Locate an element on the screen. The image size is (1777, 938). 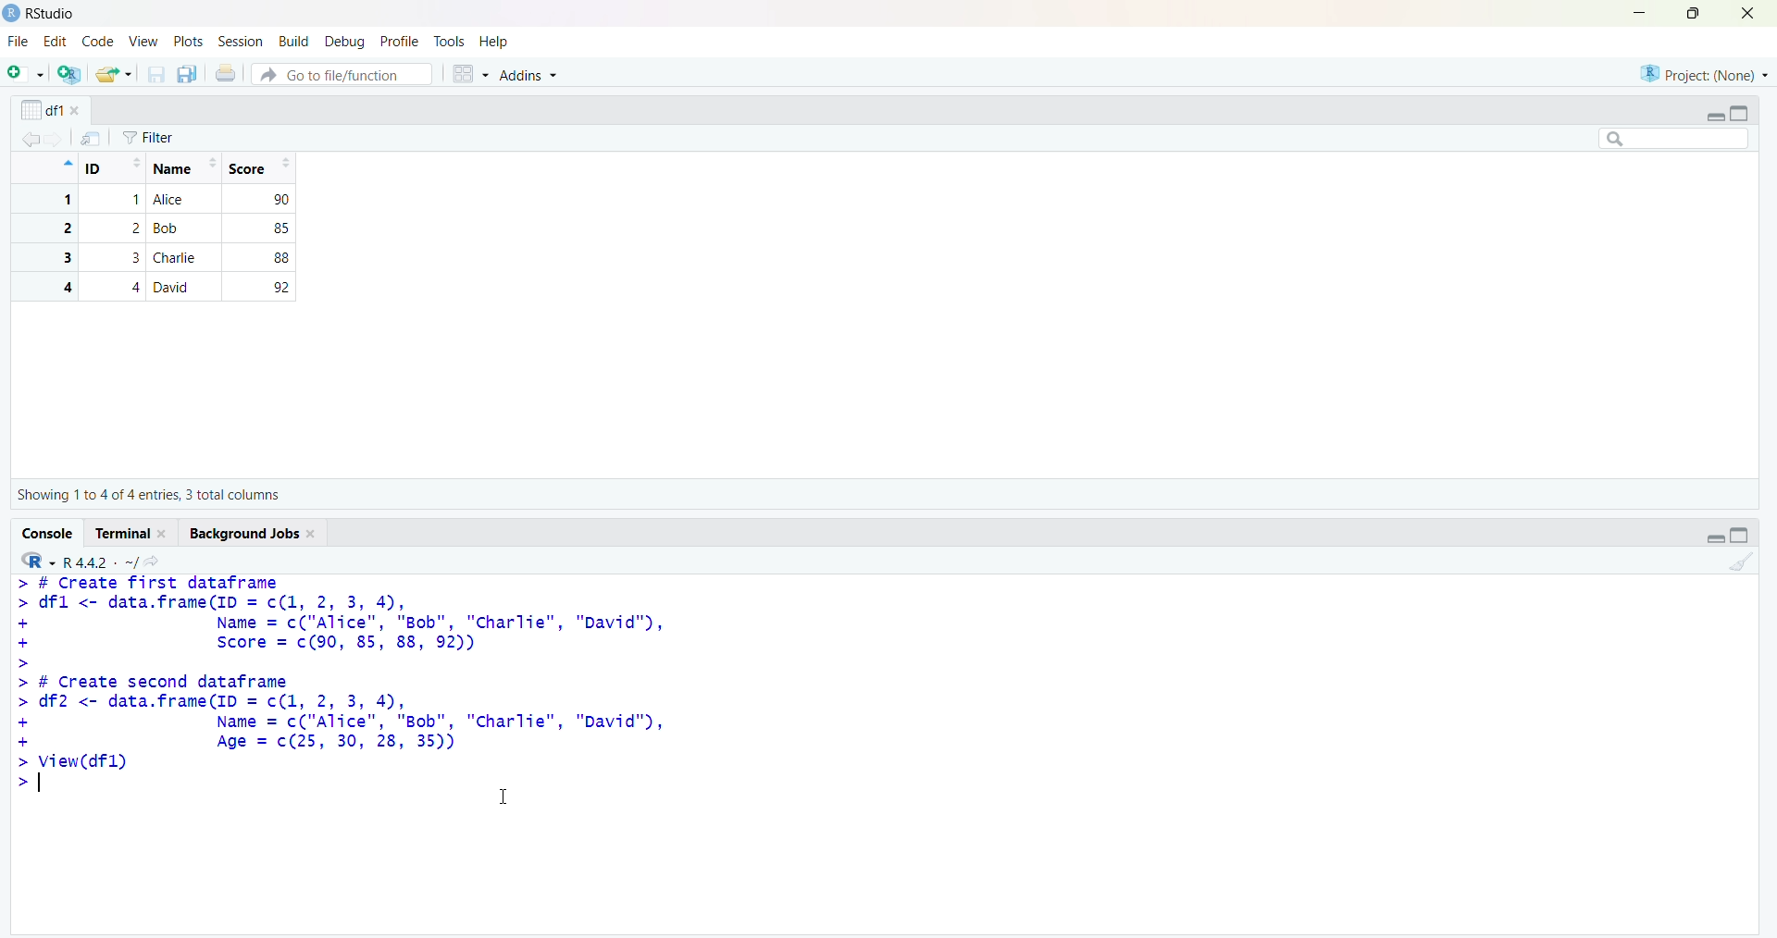
R 4.4.2  ~/ is located at coordinates (100, 562).